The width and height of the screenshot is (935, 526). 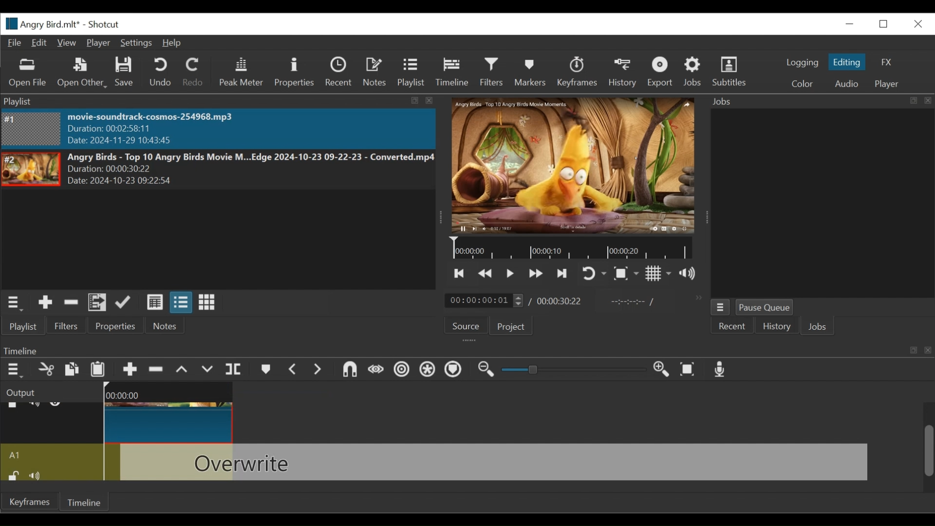 I want to click on minimize, so click(x=850, y=22).